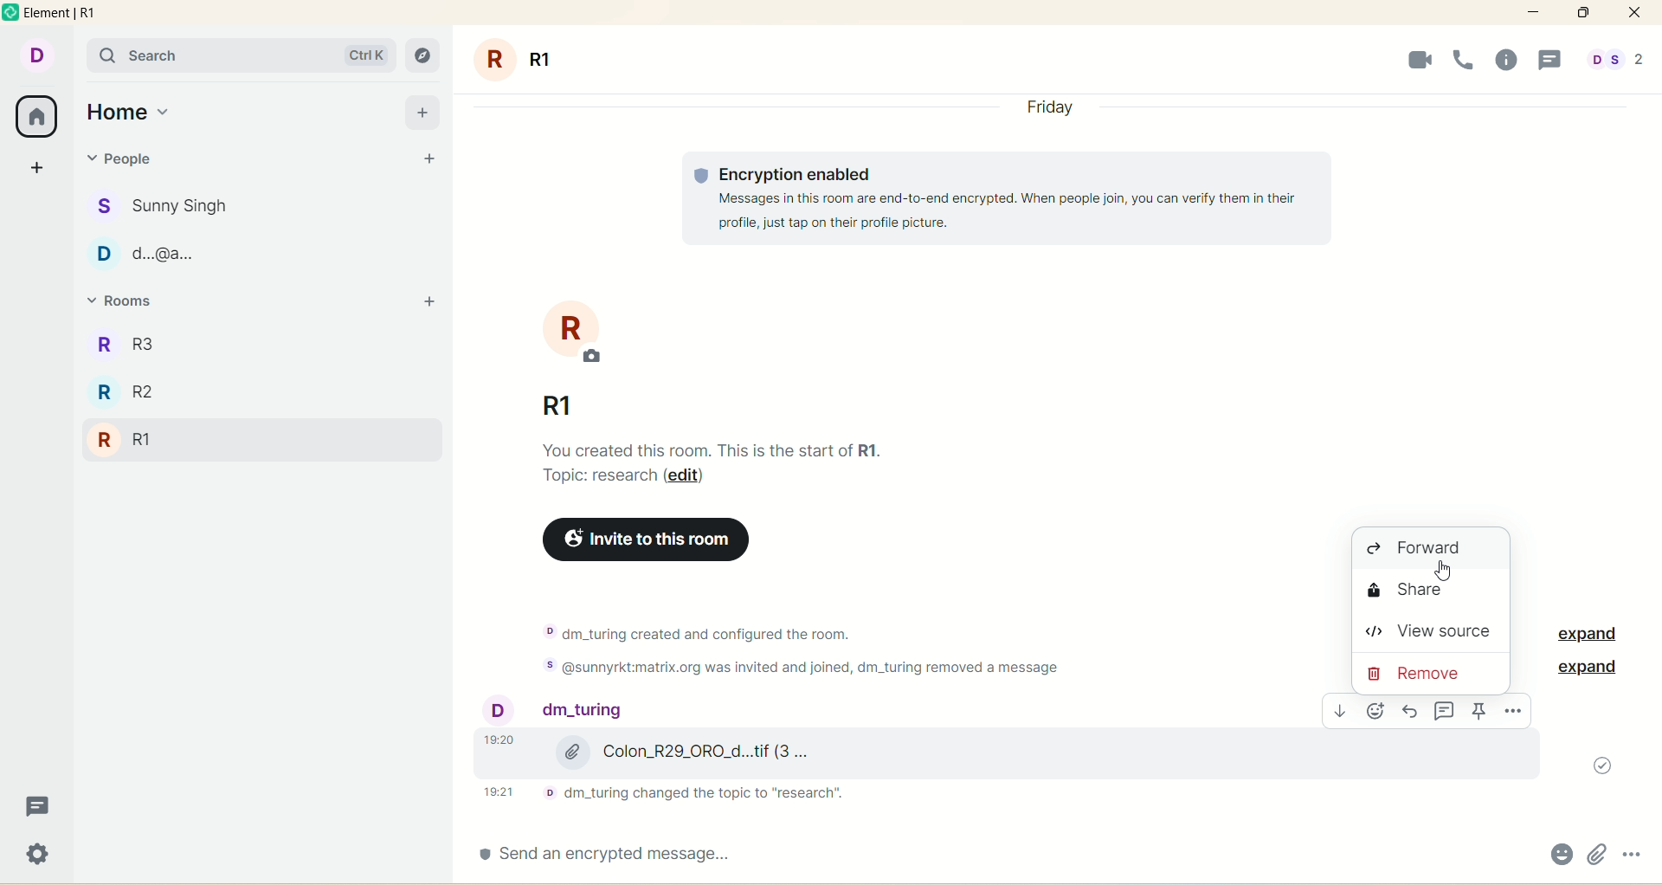 This screenshot has height=885, width=1662. I want to click on search, so click(240, 55).